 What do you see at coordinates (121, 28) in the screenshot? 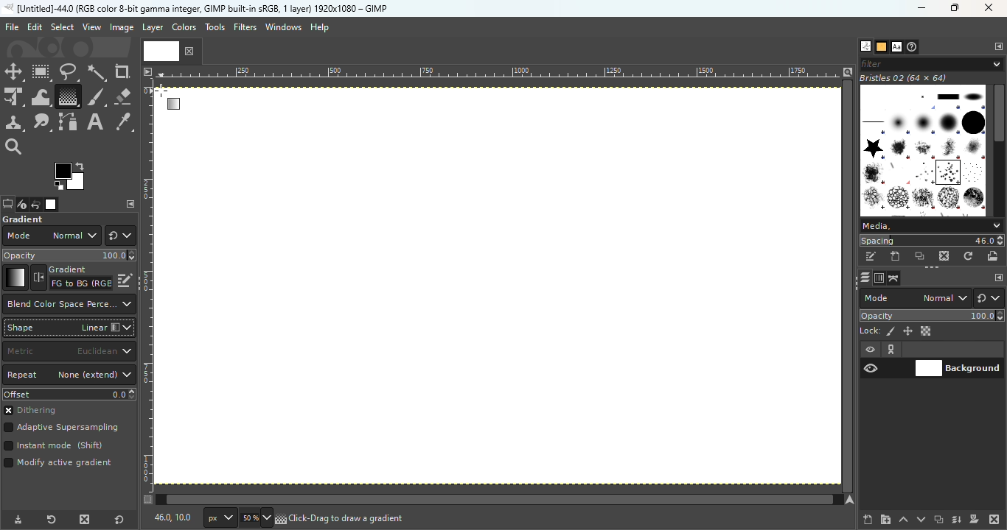
I see `Image` at bounding box center [121, 28].